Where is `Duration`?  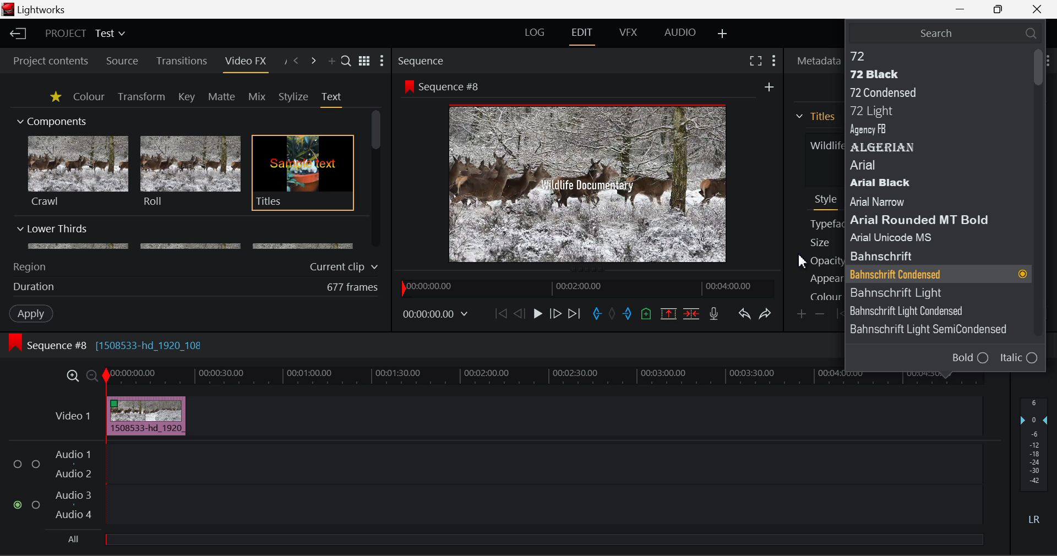
Duration is located at coordinates (35, 287).